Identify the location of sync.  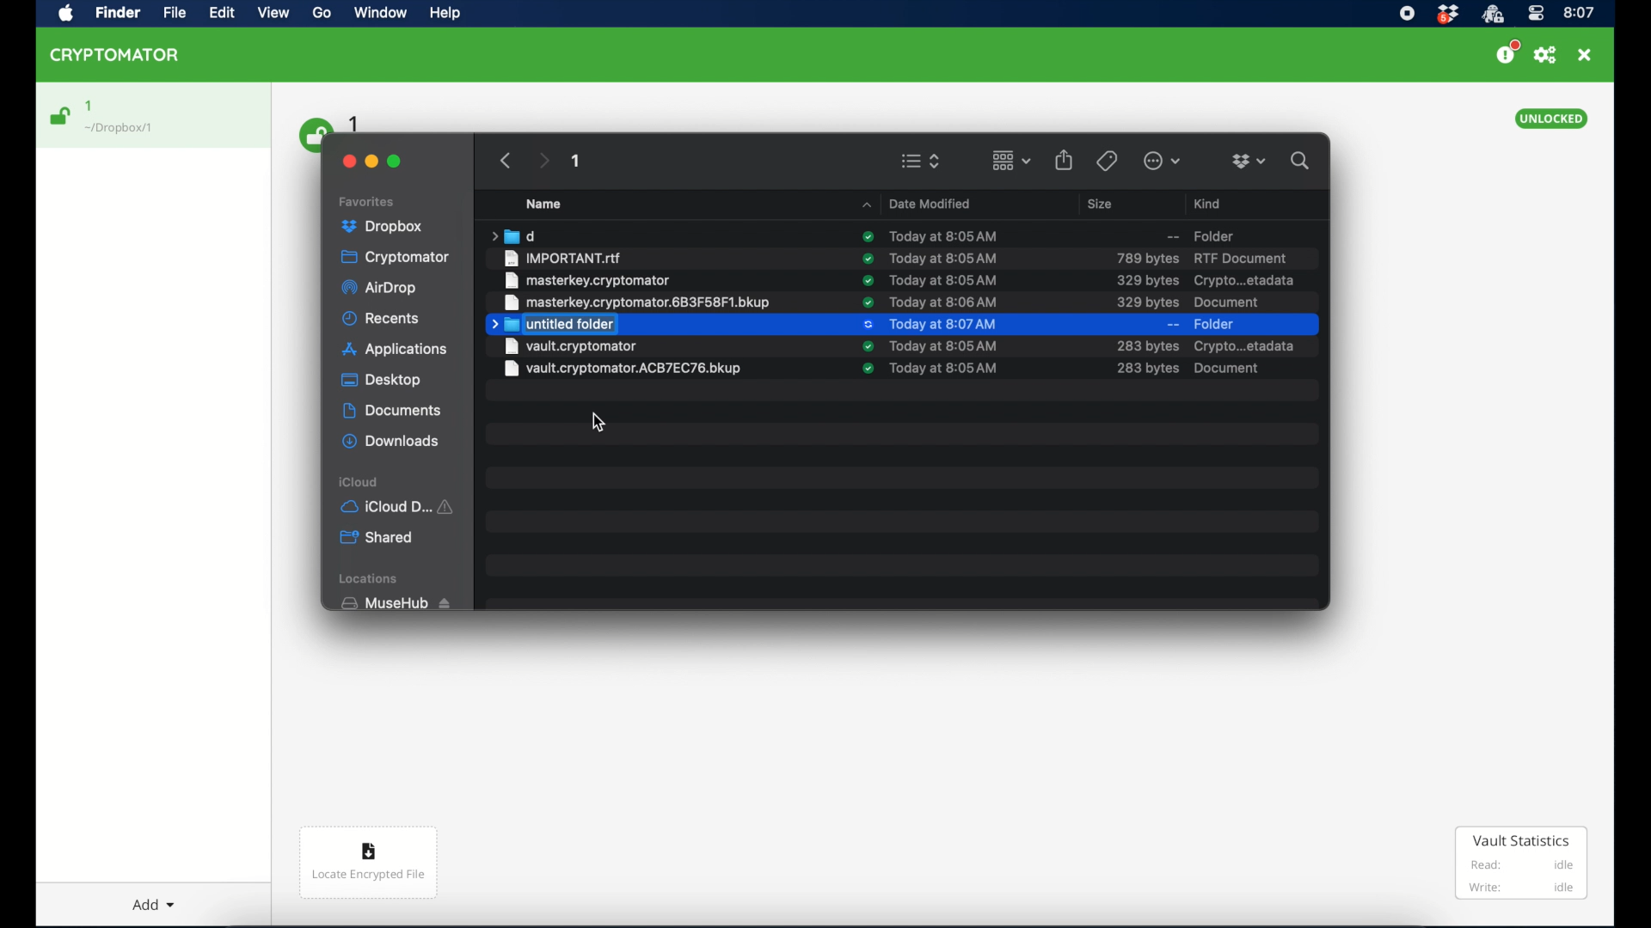
(867, 280).